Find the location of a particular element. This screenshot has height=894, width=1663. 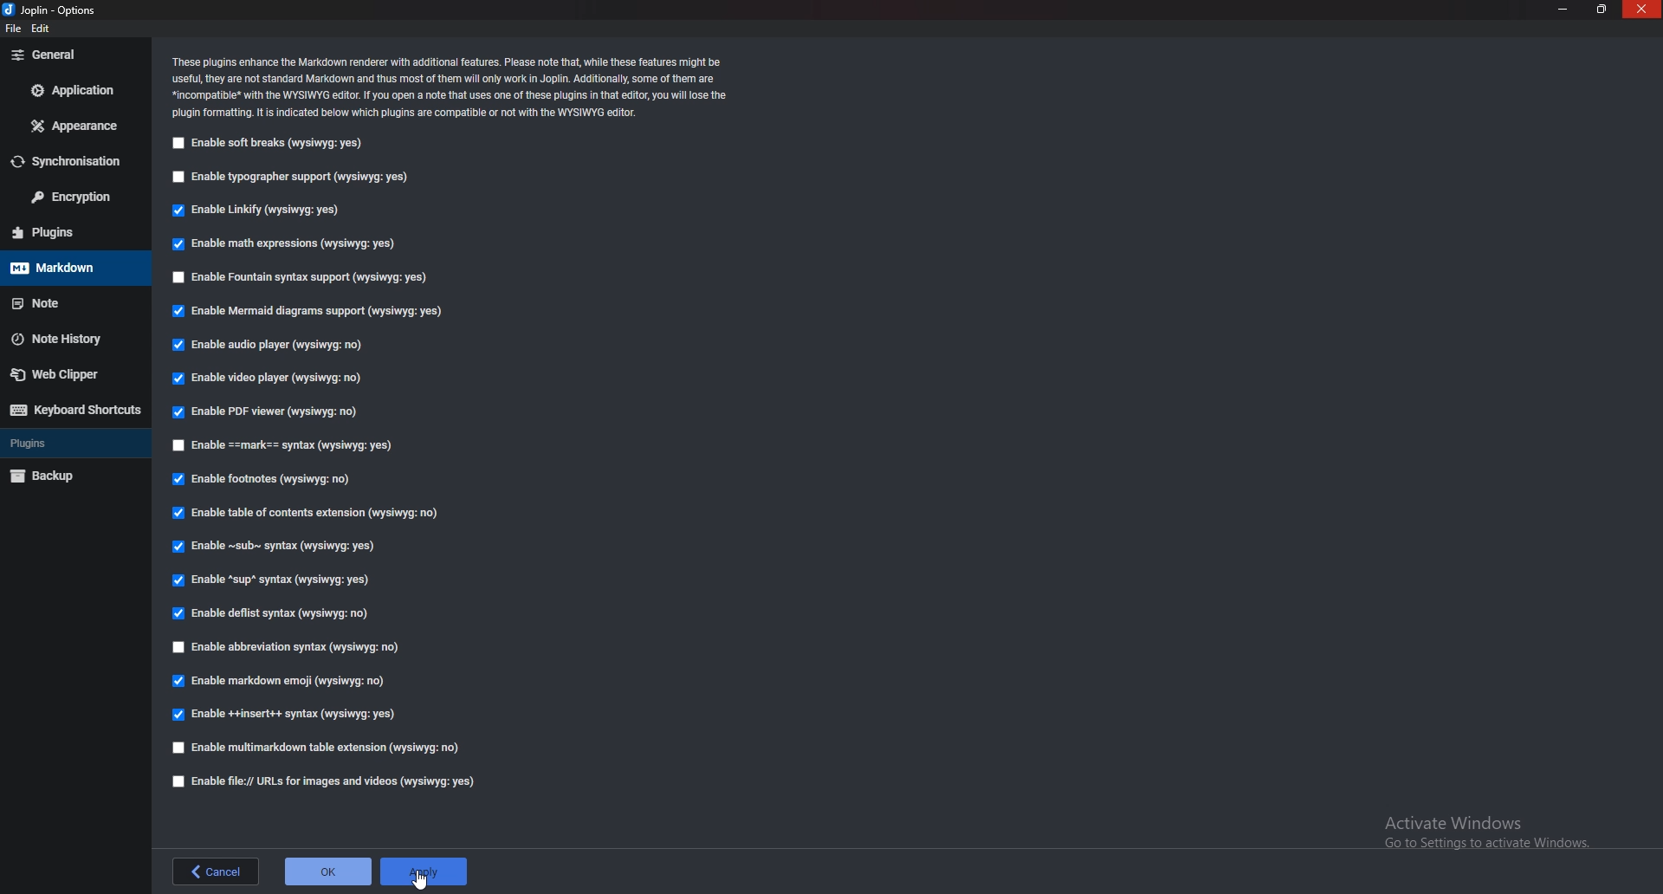

Enable linkify is located at coordinates (264, 209).